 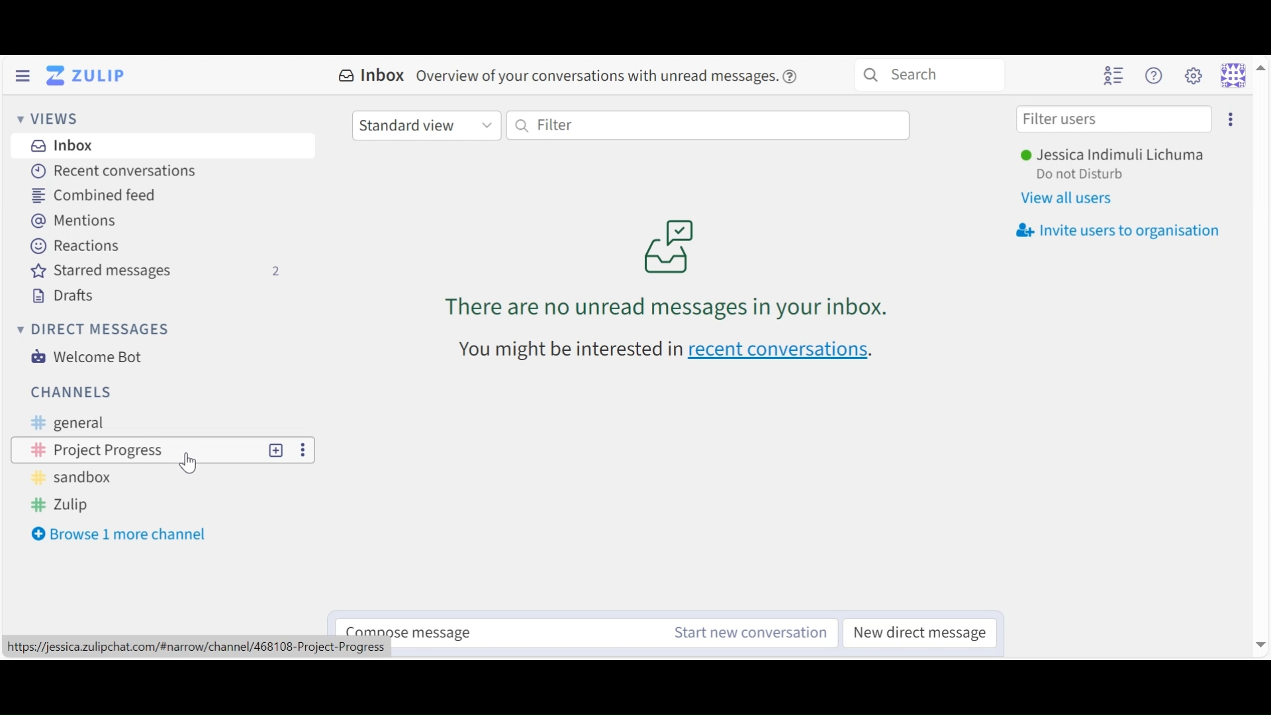 I want to click on new topic, so click(x=279, y=452).